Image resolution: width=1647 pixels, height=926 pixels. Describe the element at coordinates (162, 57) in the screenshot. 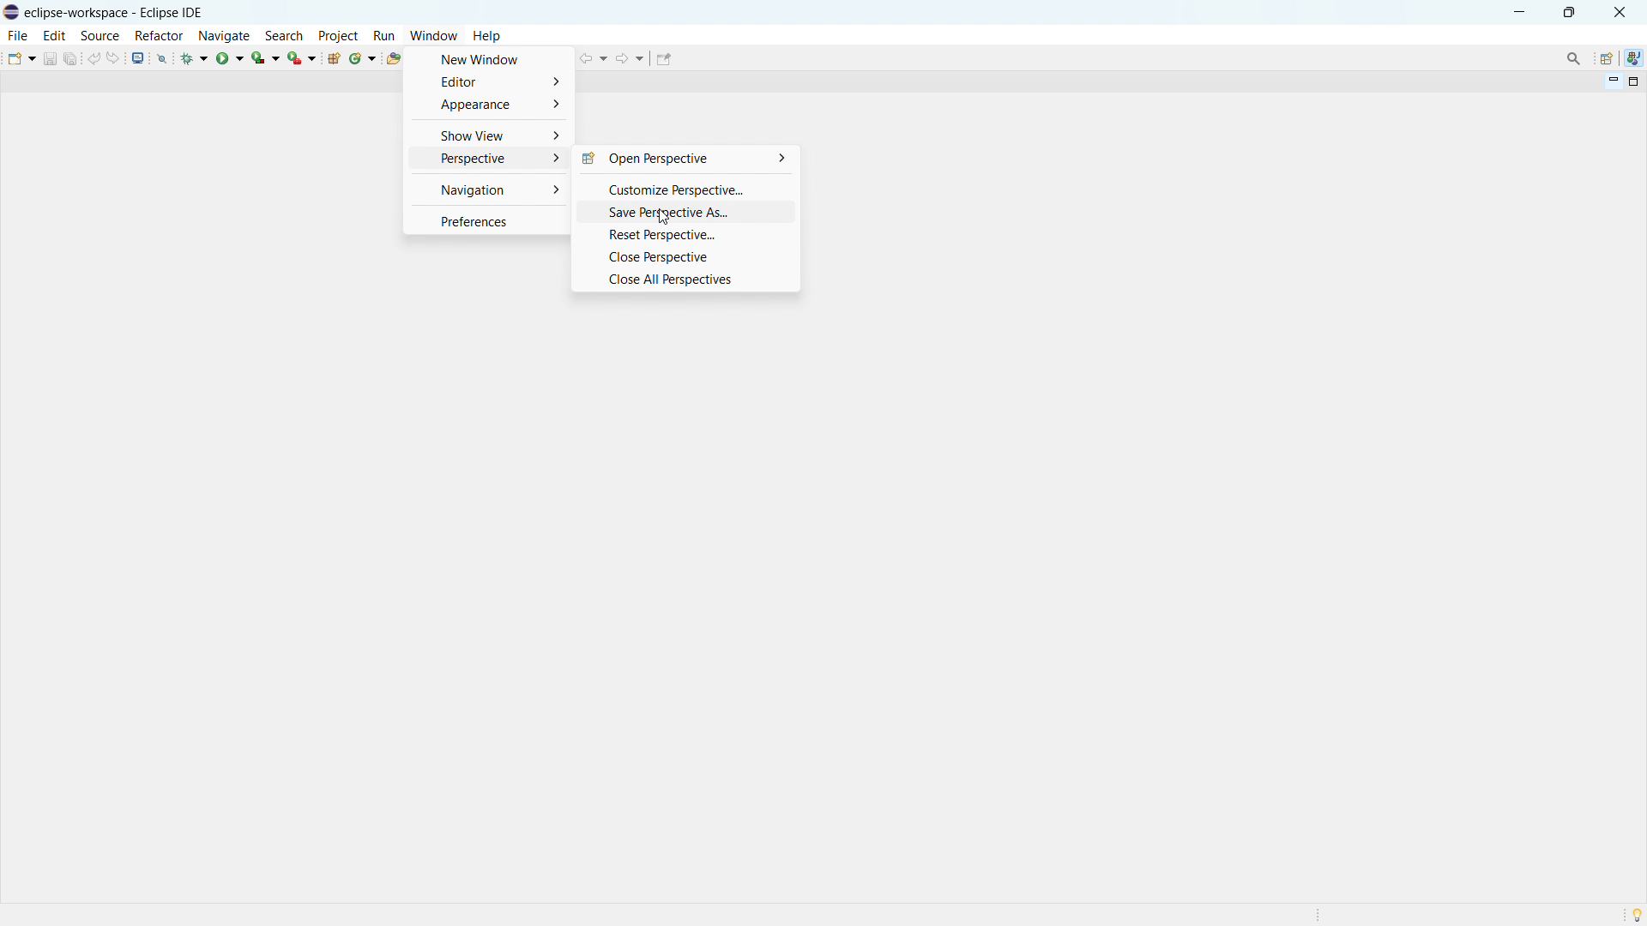

I see `skip all breakopoints` at that location.